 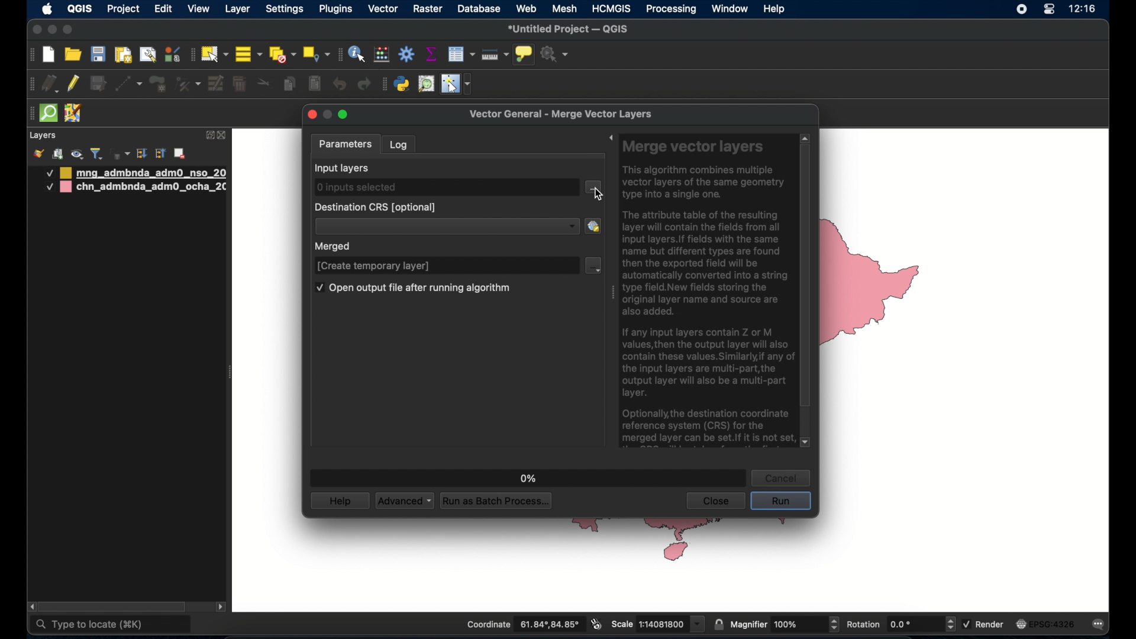 I want to click on selection toolbar, so click(x=191, y=54).